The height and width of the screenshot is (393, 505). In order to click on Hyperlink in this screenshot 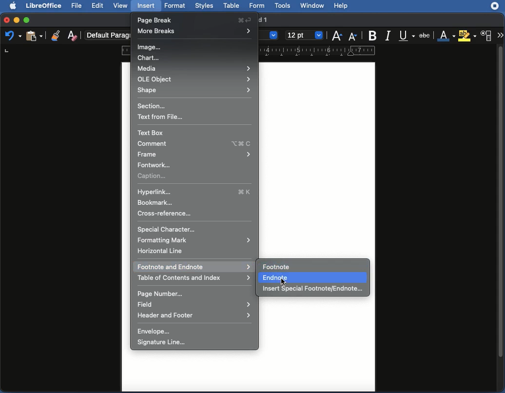, I will do `click(194, 192)`.